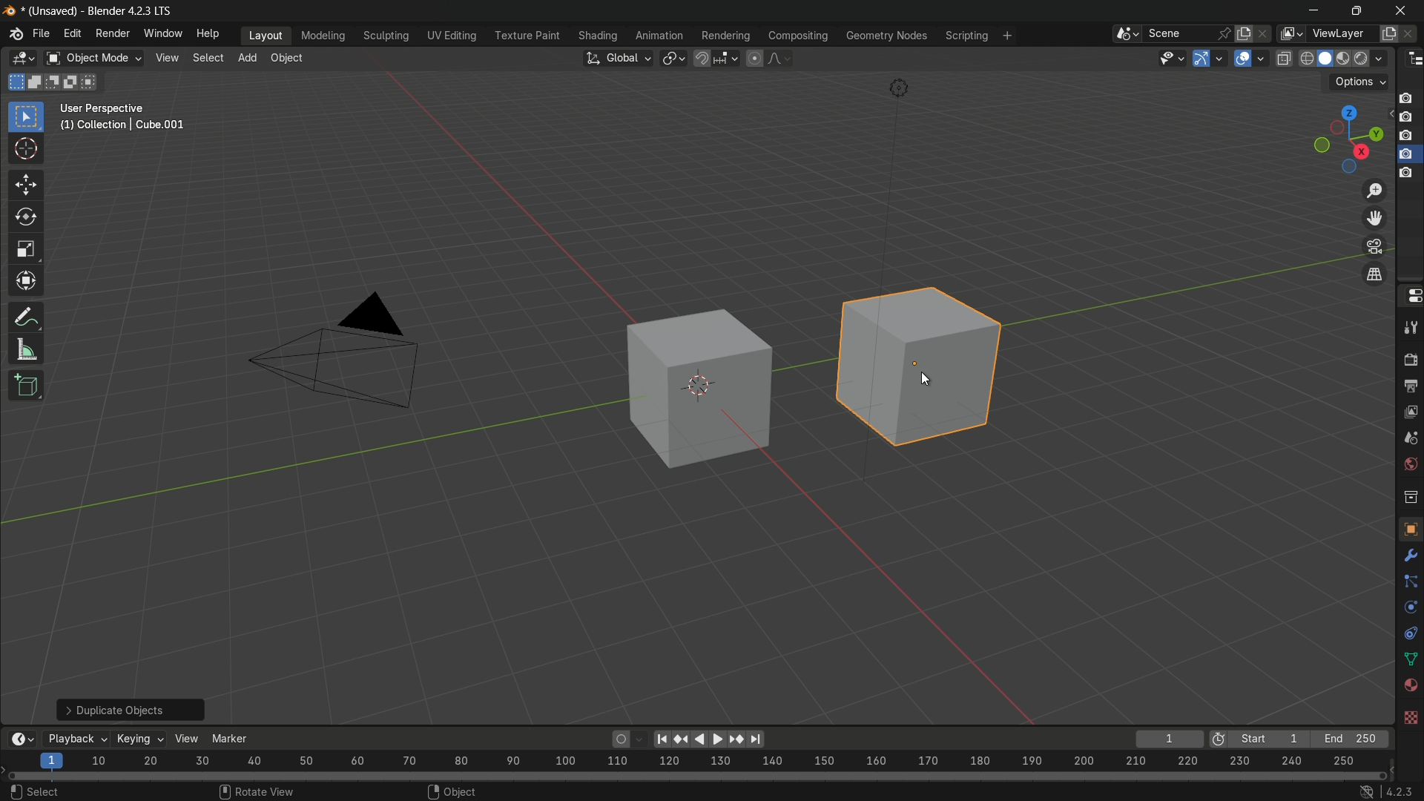 Image resolution: width=1424 pixels, height=801 pixels. What do you see at coordinates (448, 35) in the screenshot?
I see `uv editing menu` at bounding box center [448, 35].